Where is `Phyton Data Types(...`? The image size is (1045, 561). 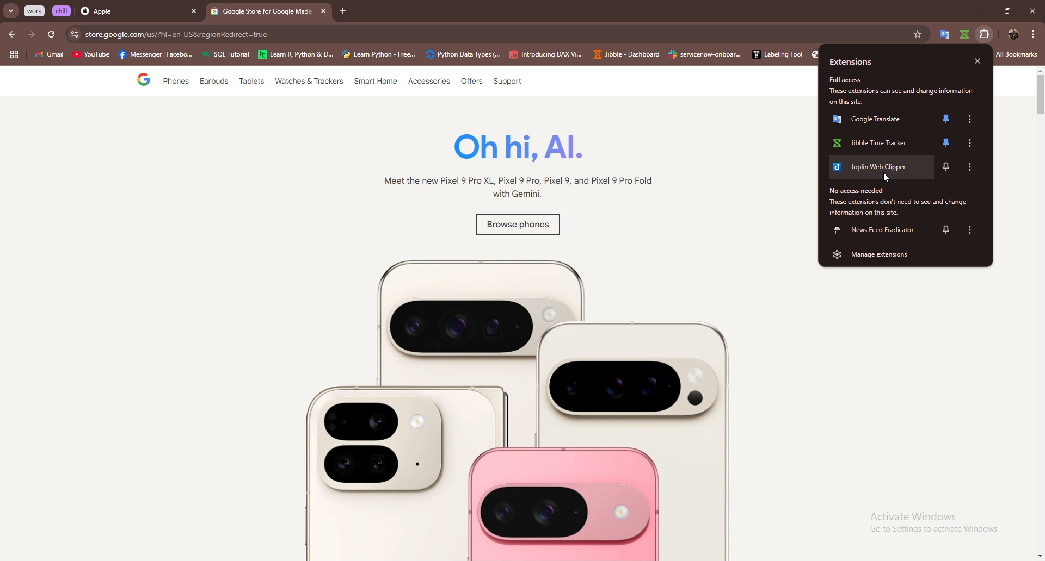 Phyton Data Types(... is located at coordinates (463, 55).